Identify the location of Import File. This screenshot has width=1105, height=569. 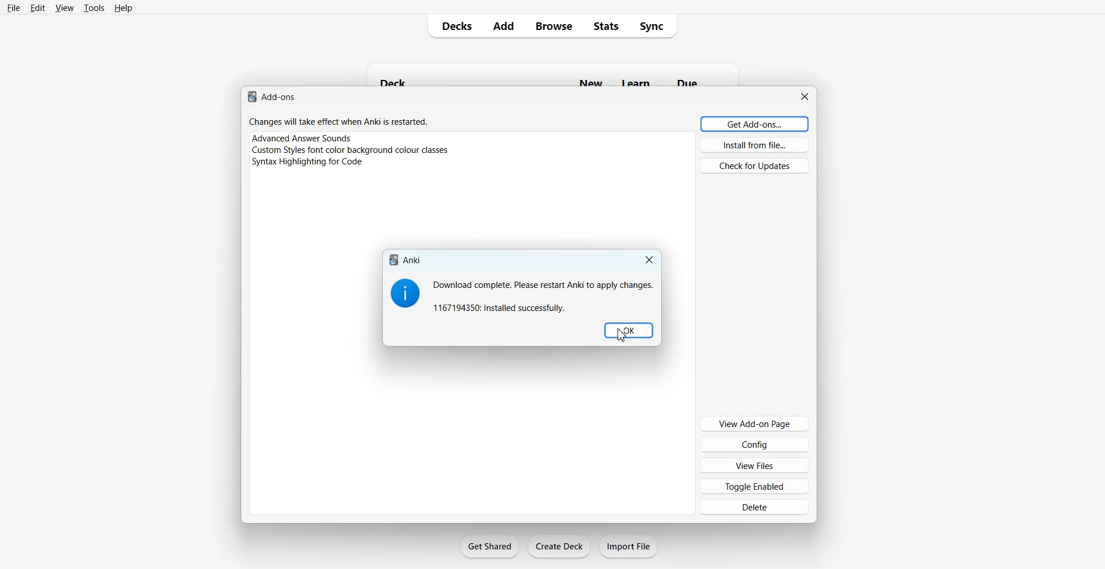
(629, 546).